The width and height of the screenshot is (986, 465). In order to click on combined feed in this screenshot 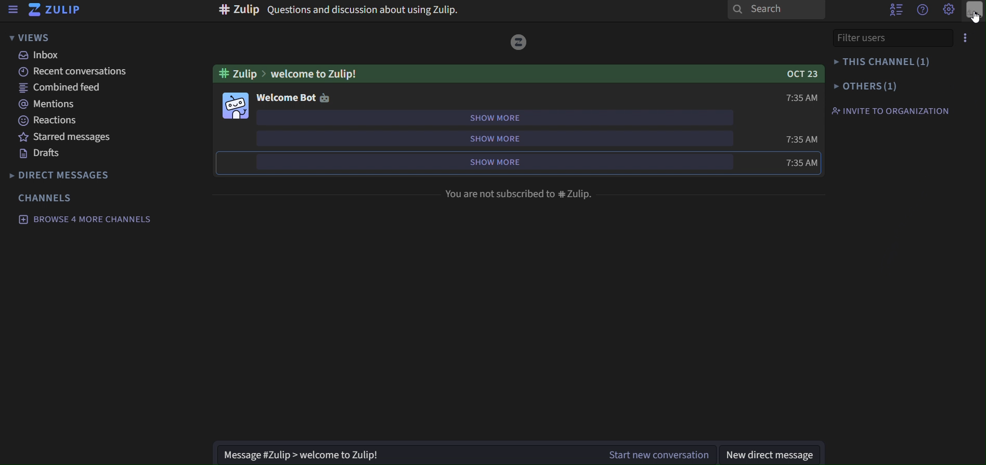, I will do `click(82, 88)`.